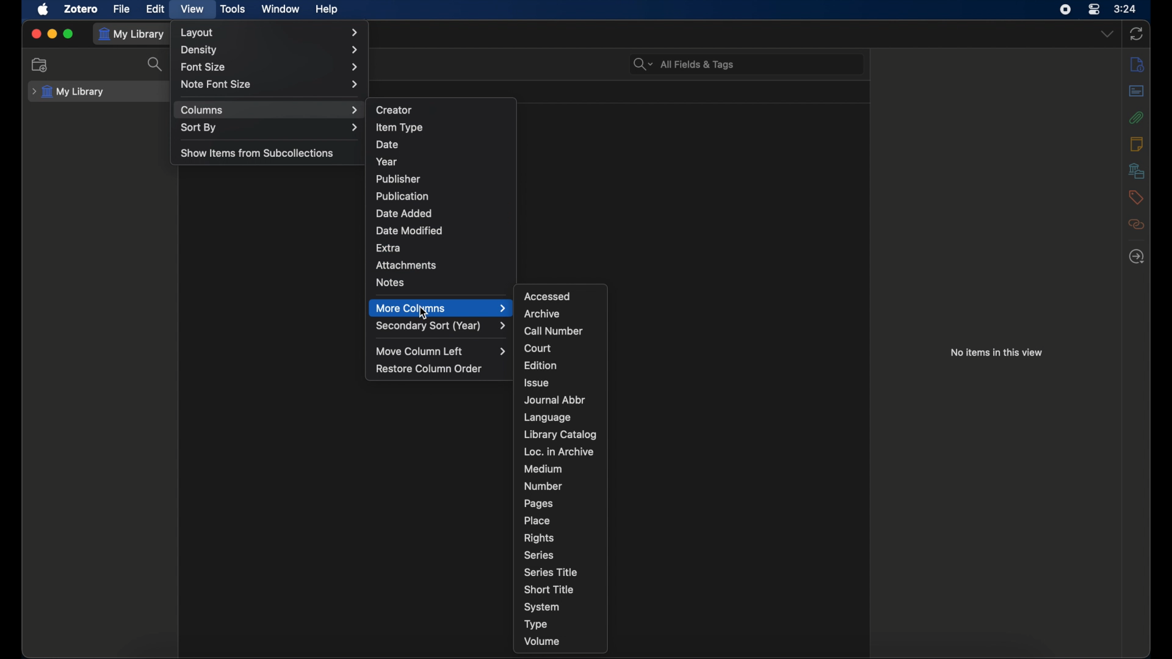  Describe the element at coordinates (400, 127) in the screenshot. I see `item type` at that location.